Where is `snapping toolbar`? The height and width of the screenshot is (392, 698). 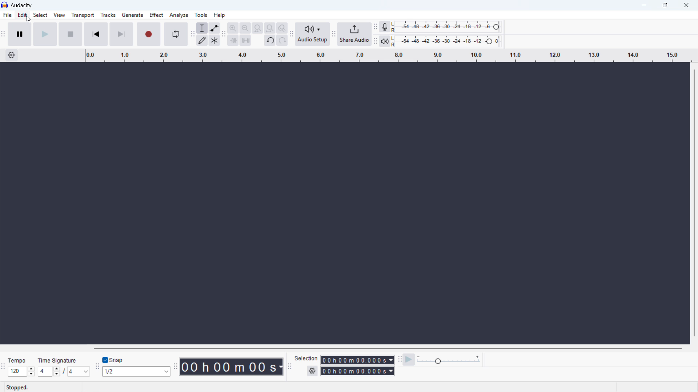
snapping toolbar is located at coordinates (97, 367).